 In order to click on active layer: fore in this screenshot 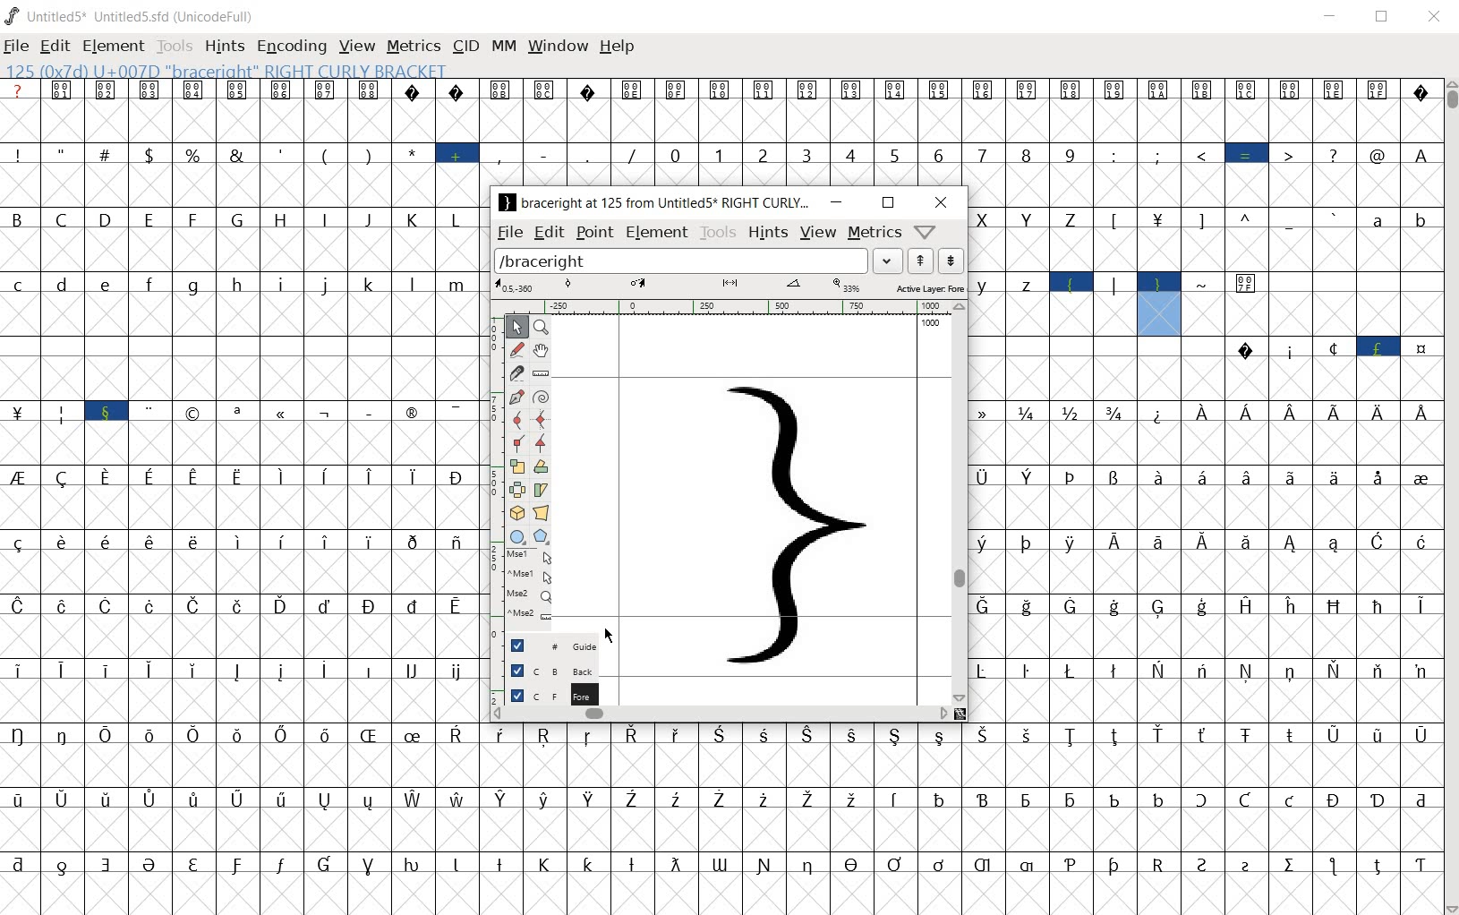, I will do `click(735, 286)`.